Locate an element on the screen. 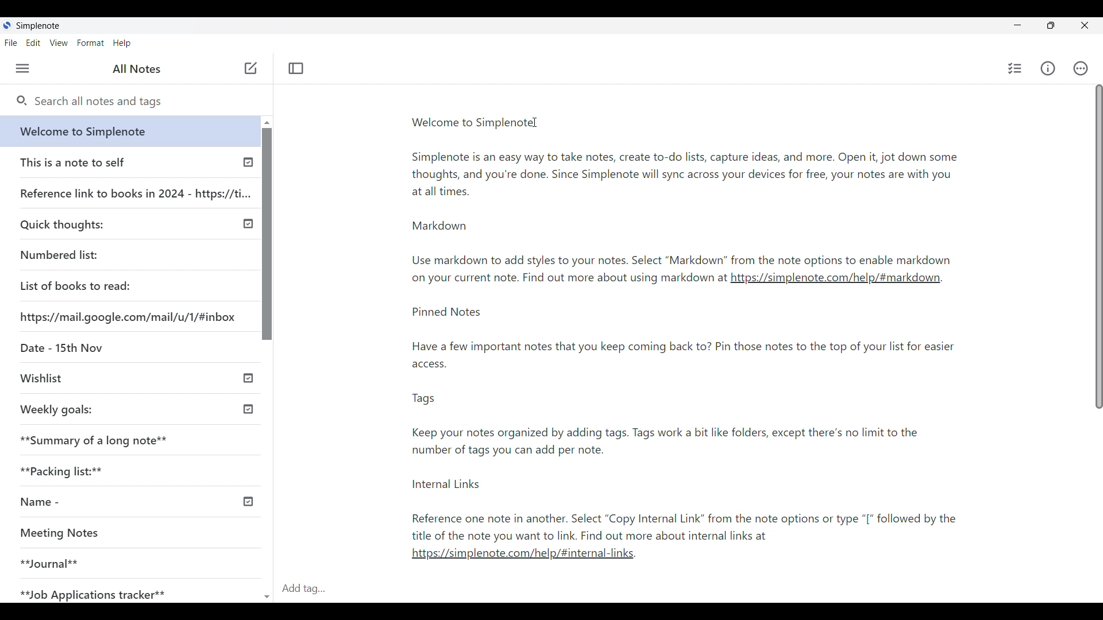  Meeting Notes is located at coordinates (65, 532).